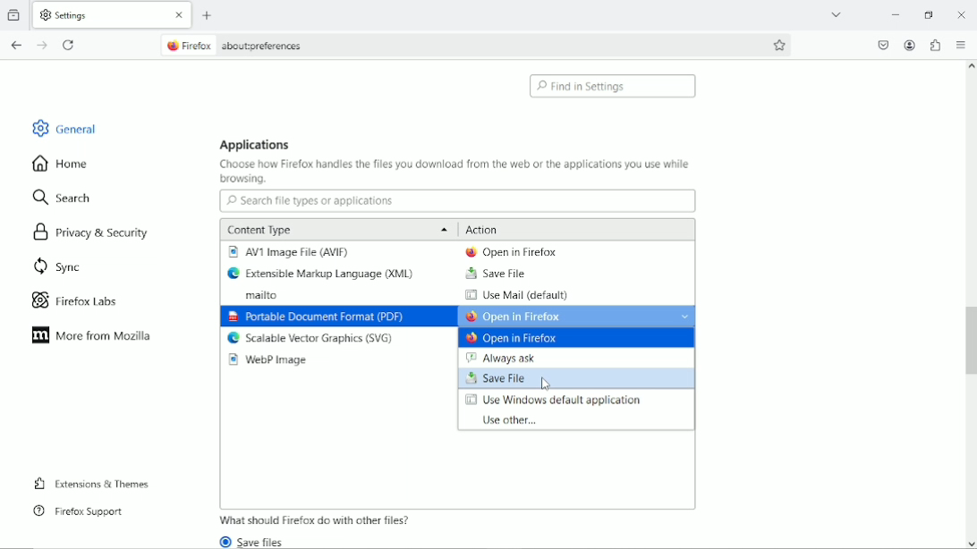 This screenshot has height=549, width=977. Describe the element at coordinates (969, 342) in the screenshot. I see `Vertical scrollbar` at that location.